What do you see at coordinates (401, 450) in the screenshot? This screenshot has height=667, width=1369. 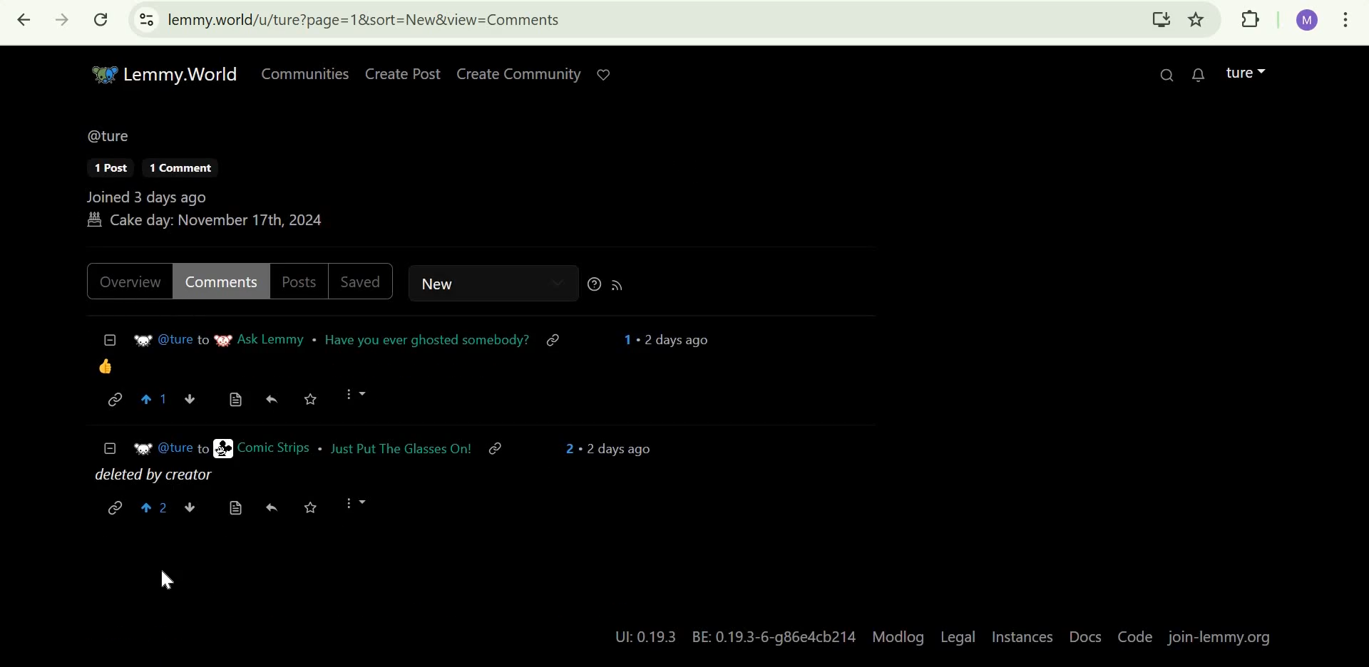 I see `post headline` at bounding box center [401, 450].